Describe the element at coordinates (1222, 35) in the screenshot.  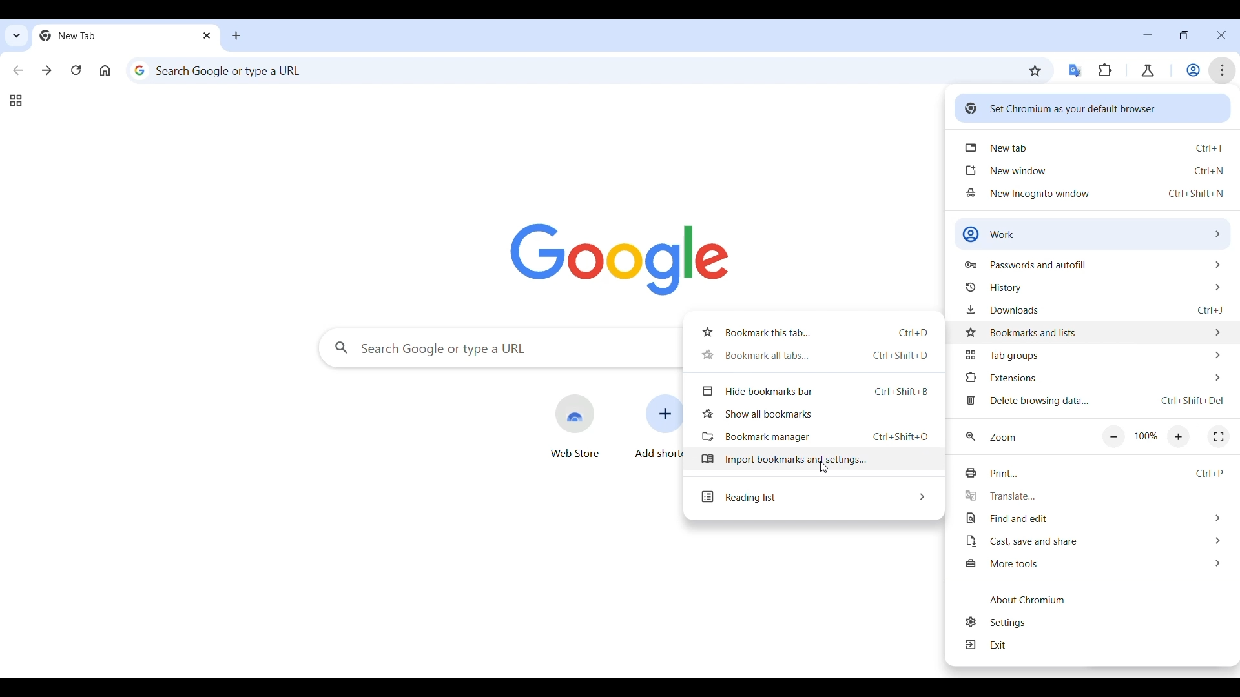
I see `Close interface` at that location.